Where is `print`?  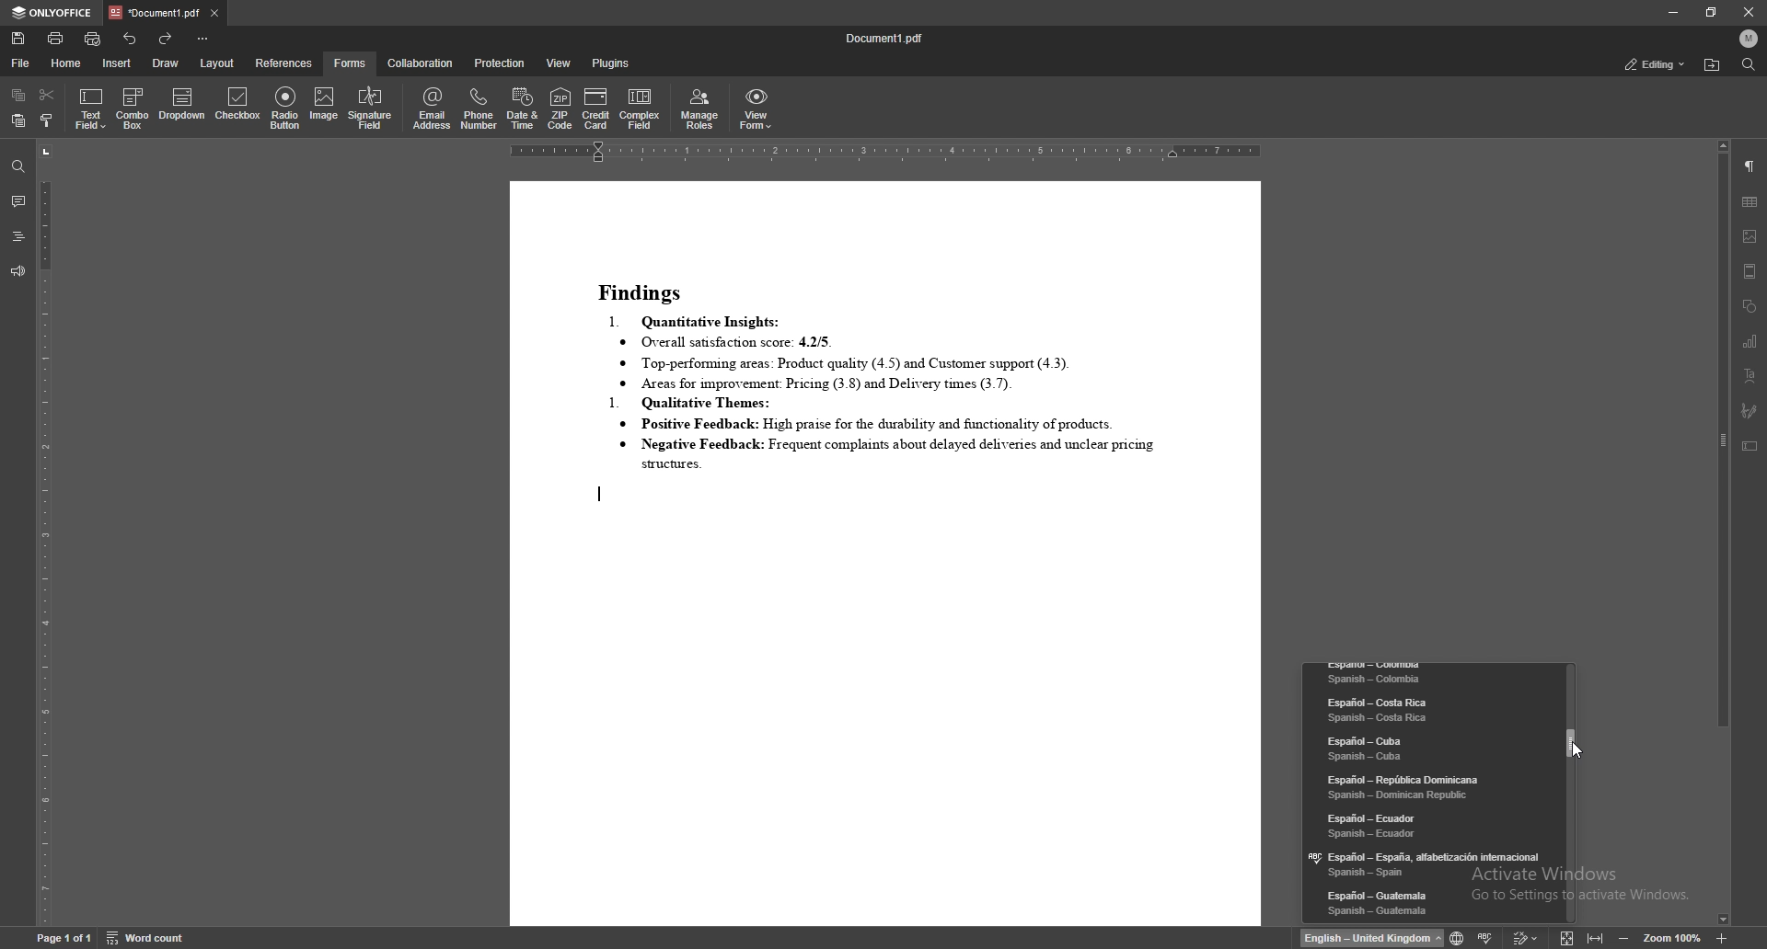 print is located at coordinates (56, 38).